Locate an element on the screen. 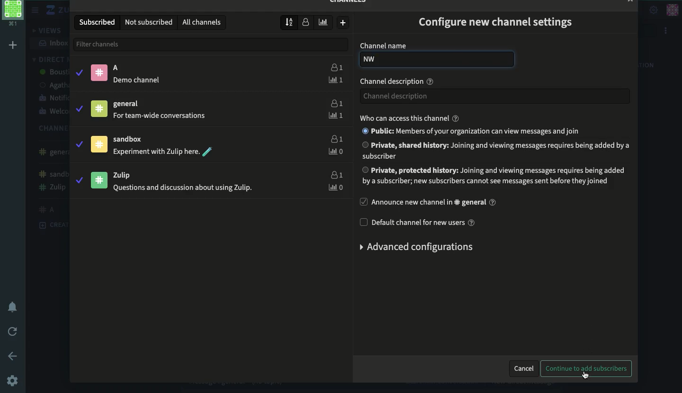  ® Demo channel is located at coordinates (139, 80).